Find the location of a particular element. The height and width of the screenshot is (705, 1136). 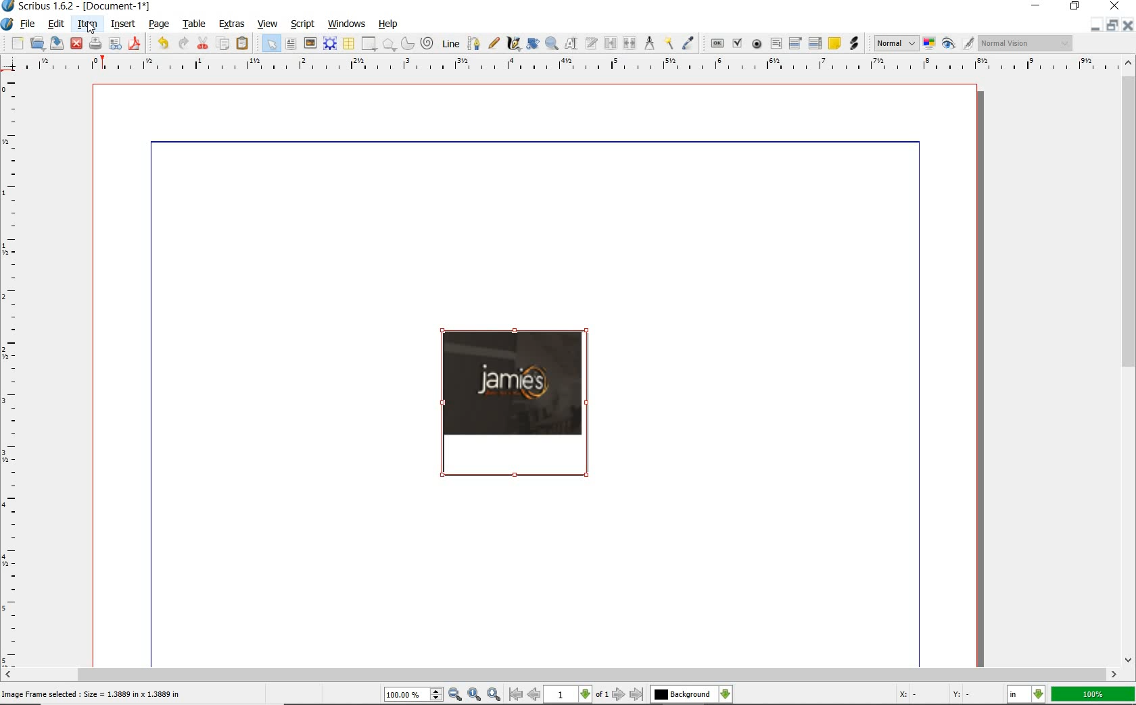

view is located at coordinates (270, 25).